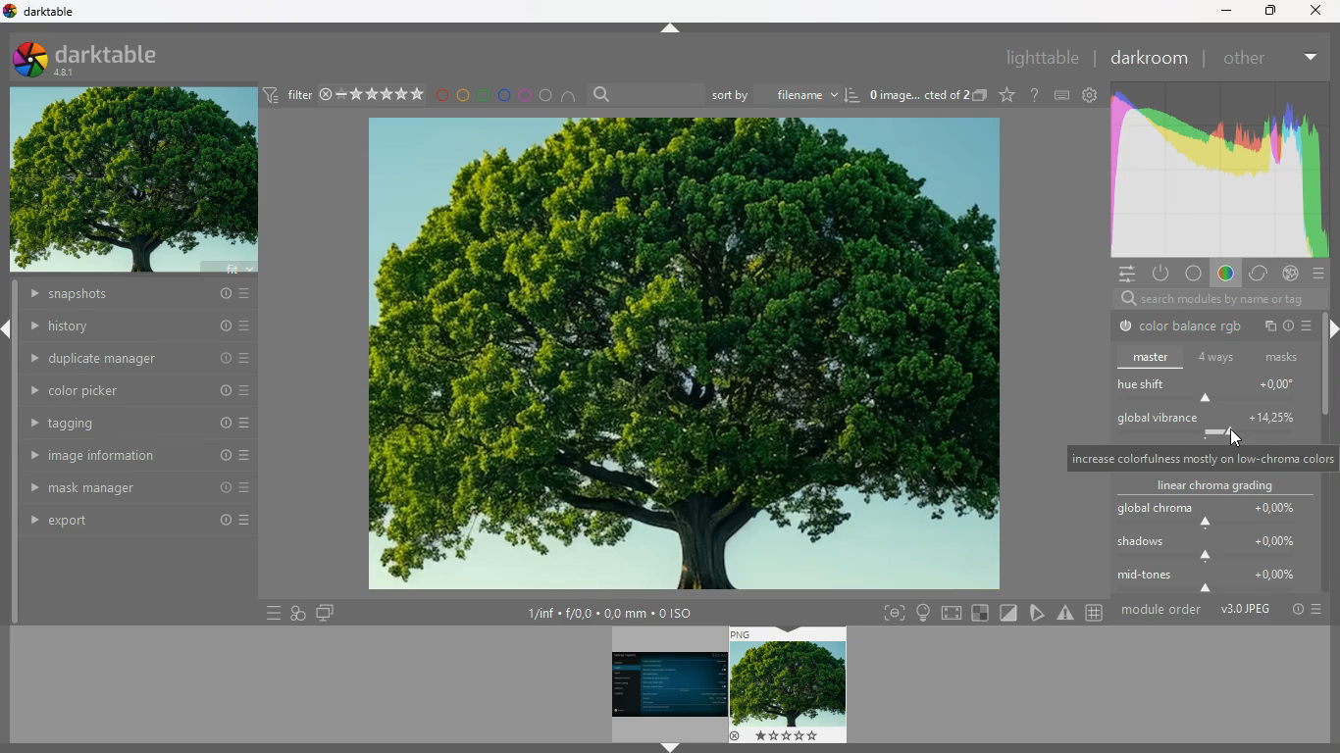 Image resolution: width=1340 pixels, height=753 pixels. What do you see at coordinates (923, 613) in the screenshot?
I see `light` at bounding box center [923, 613].